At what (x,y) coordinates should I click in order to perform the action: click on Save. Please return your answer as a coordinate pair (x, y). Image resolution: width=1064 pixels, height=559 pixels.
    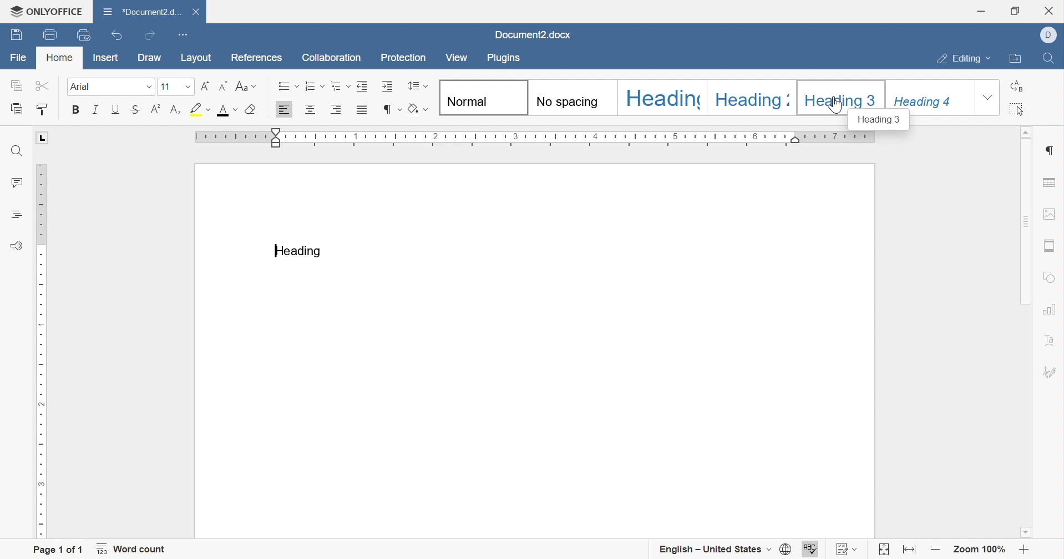
    Looking at the image, I should click on (48, 35).